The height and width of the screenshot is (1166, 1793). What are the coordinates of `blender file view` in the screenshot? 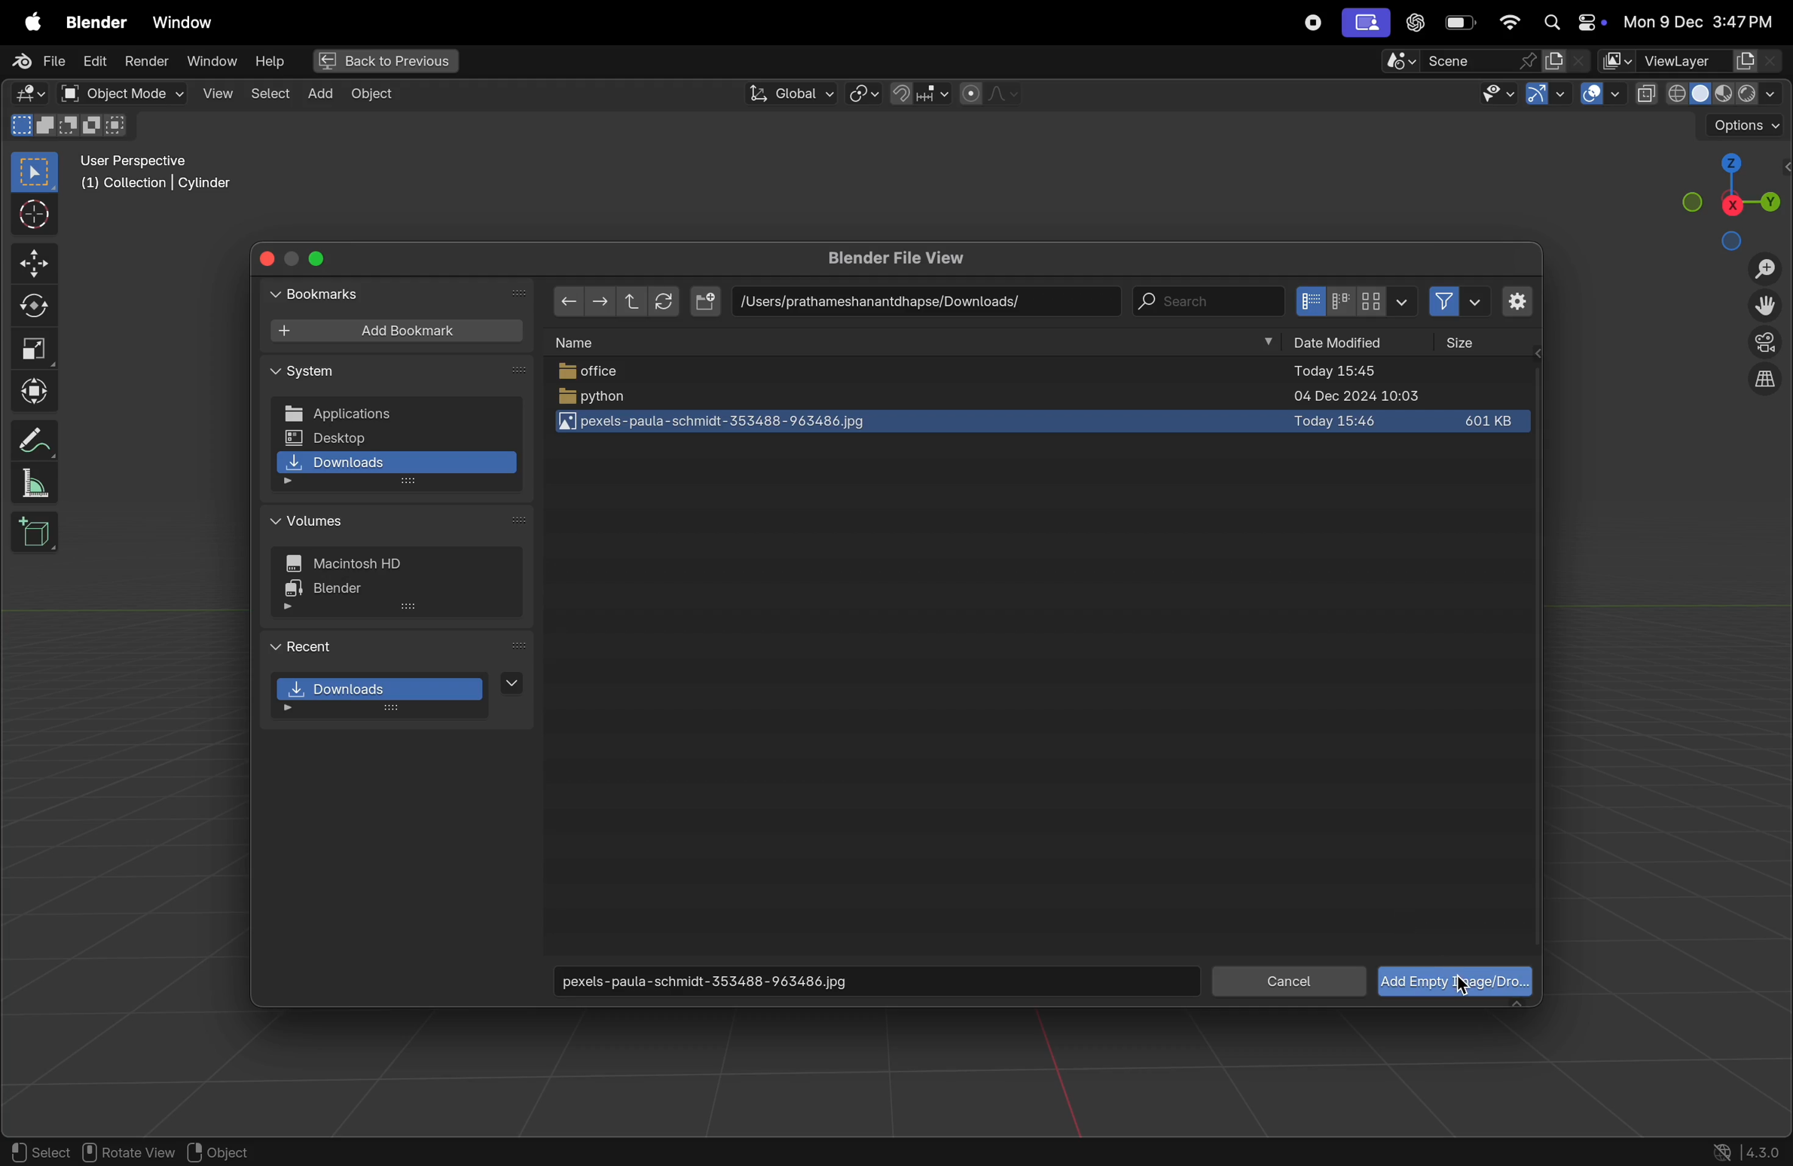 It's located at (909, 258).